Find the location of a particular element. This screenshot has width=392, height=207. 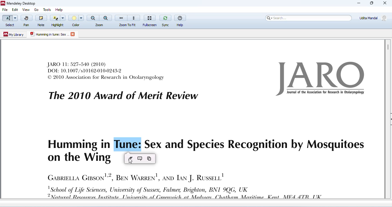

Text cursor is located at coordinates (117, 146).